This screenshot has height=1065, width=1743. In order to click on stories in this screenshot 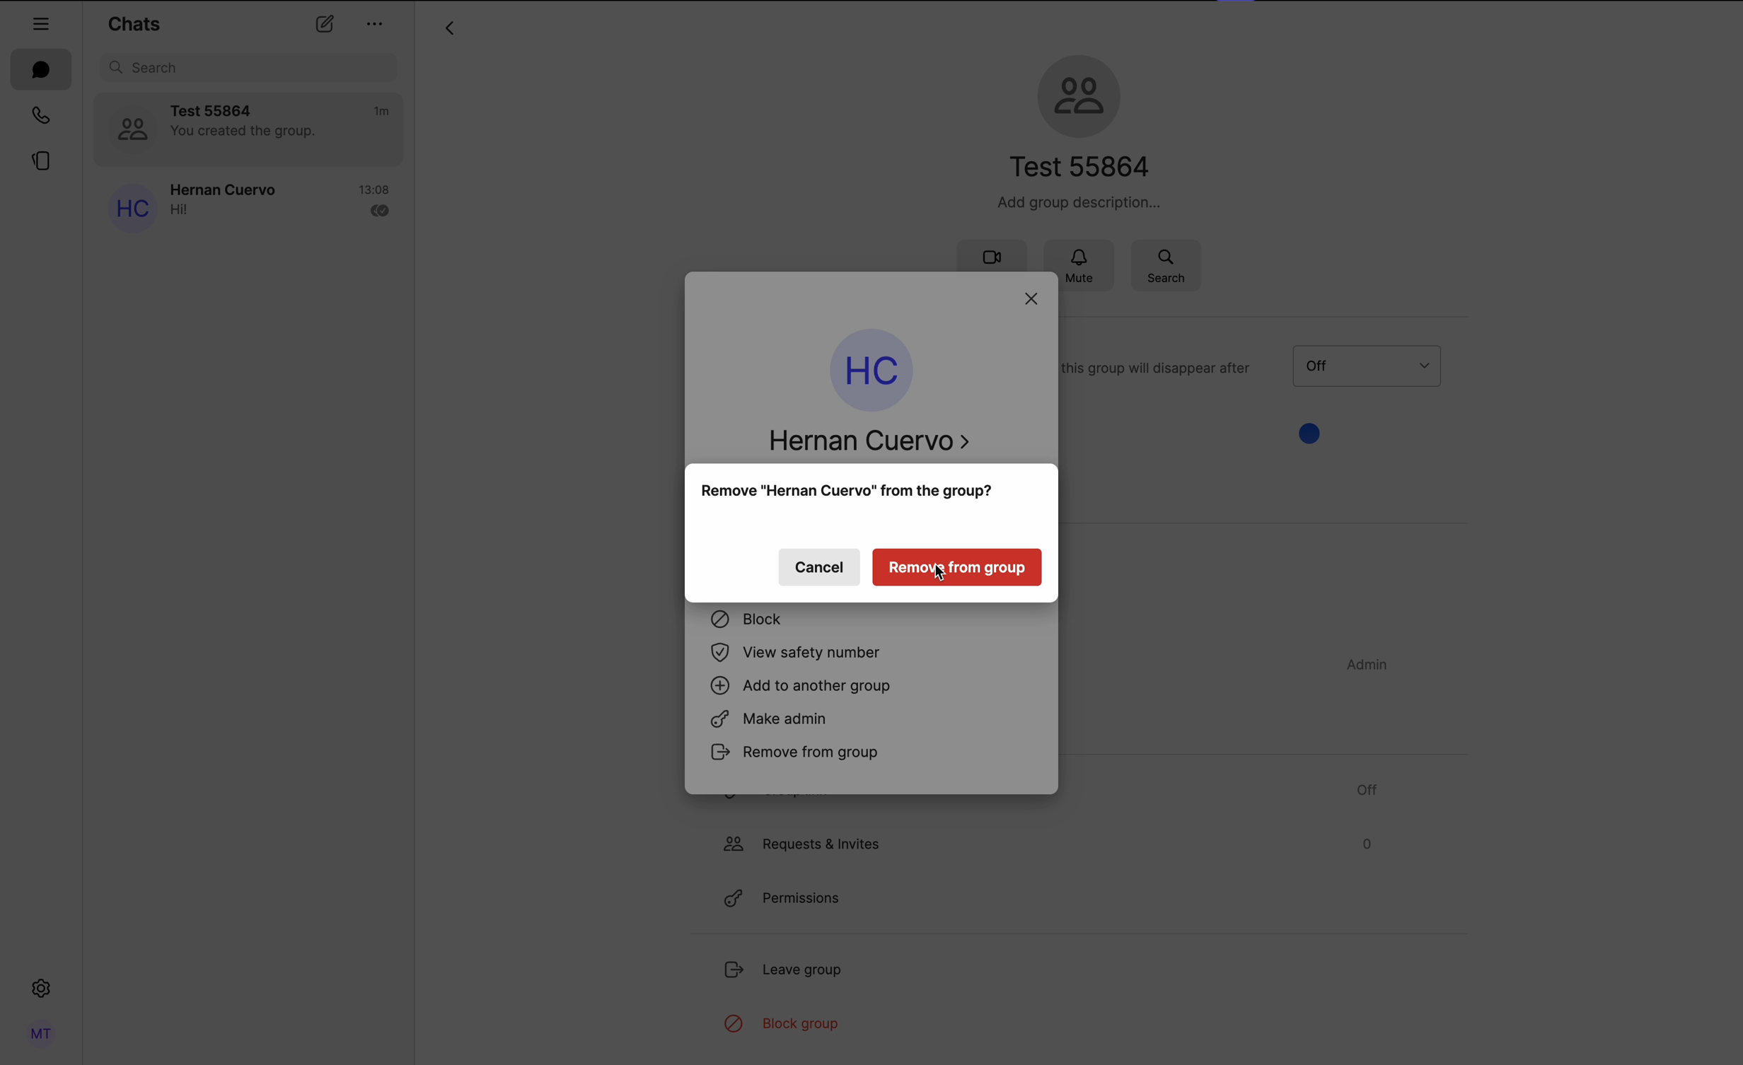, I will do `click(38, 164)`.